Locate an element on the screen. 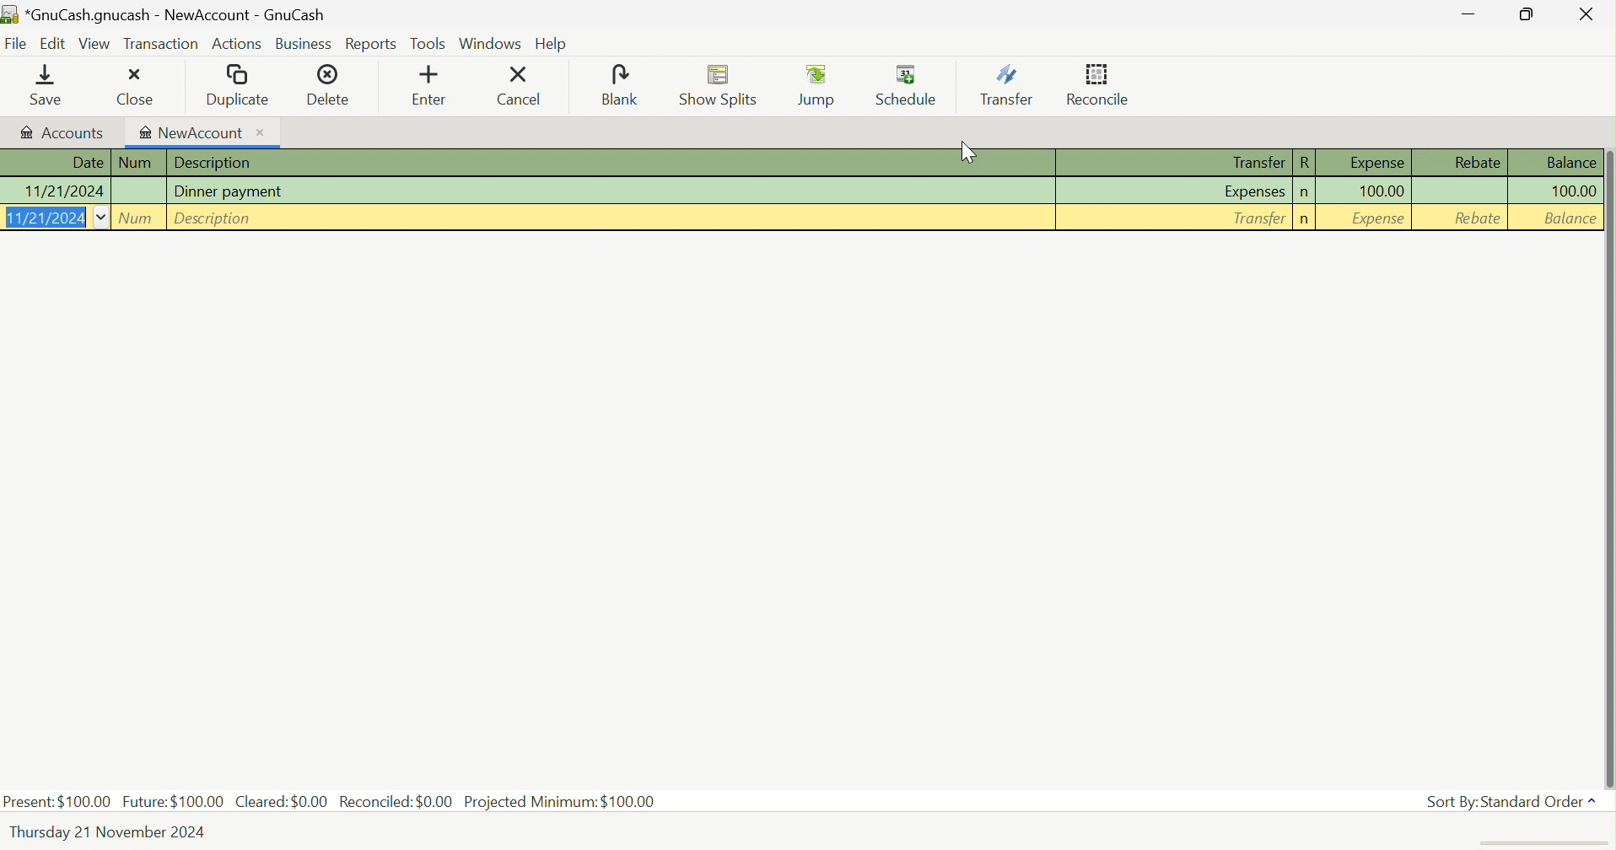  Restore Down is located at coordinates (1527, 14).